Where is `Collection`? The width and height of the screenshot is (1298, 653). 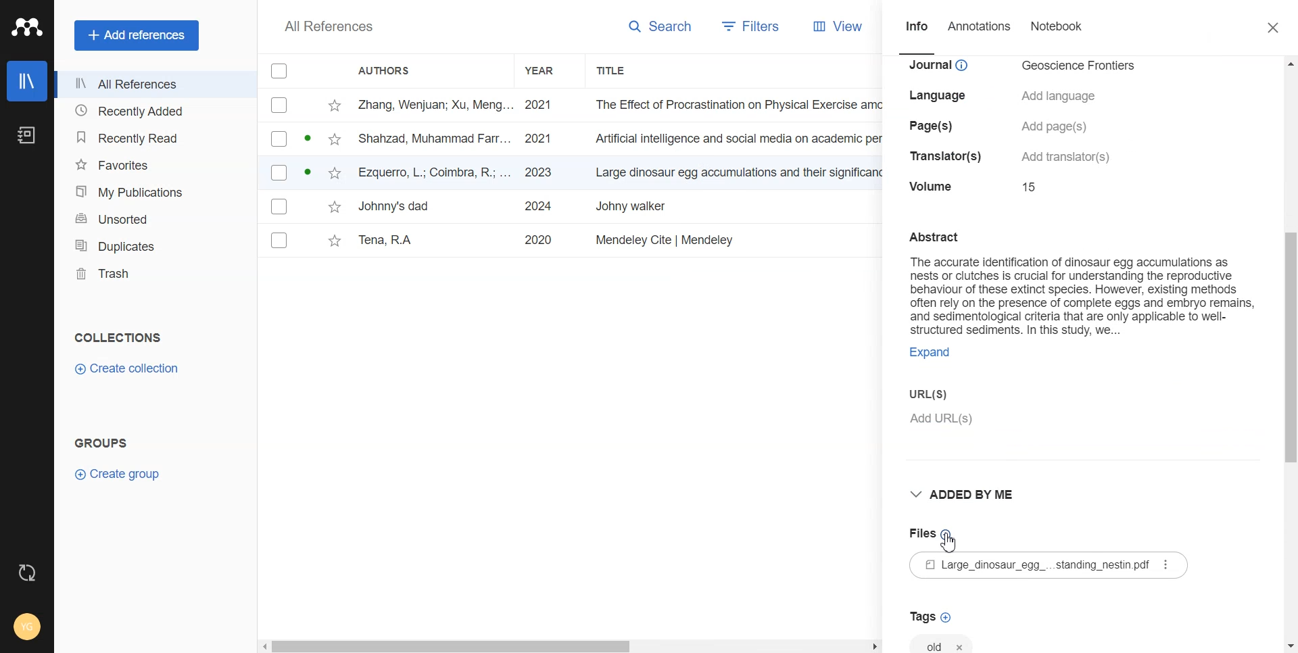 Collection is located at coordinates (118, 337).